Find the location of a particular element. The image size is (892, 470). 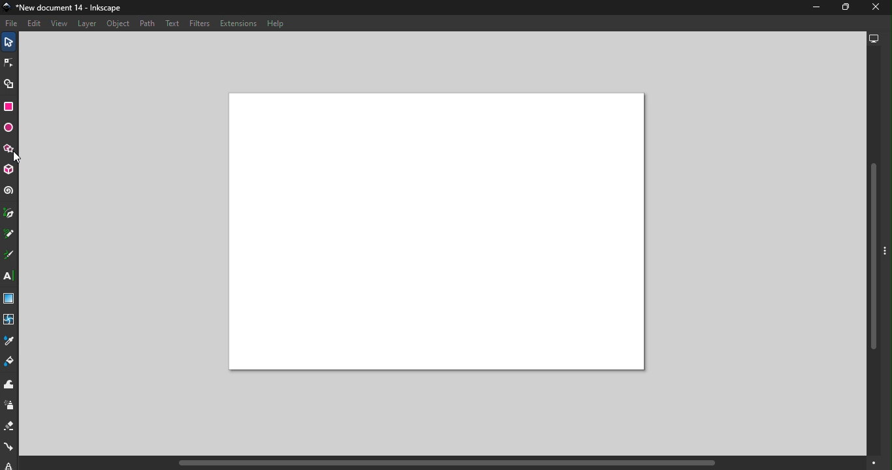

File name is located at coordinates (67, 8).